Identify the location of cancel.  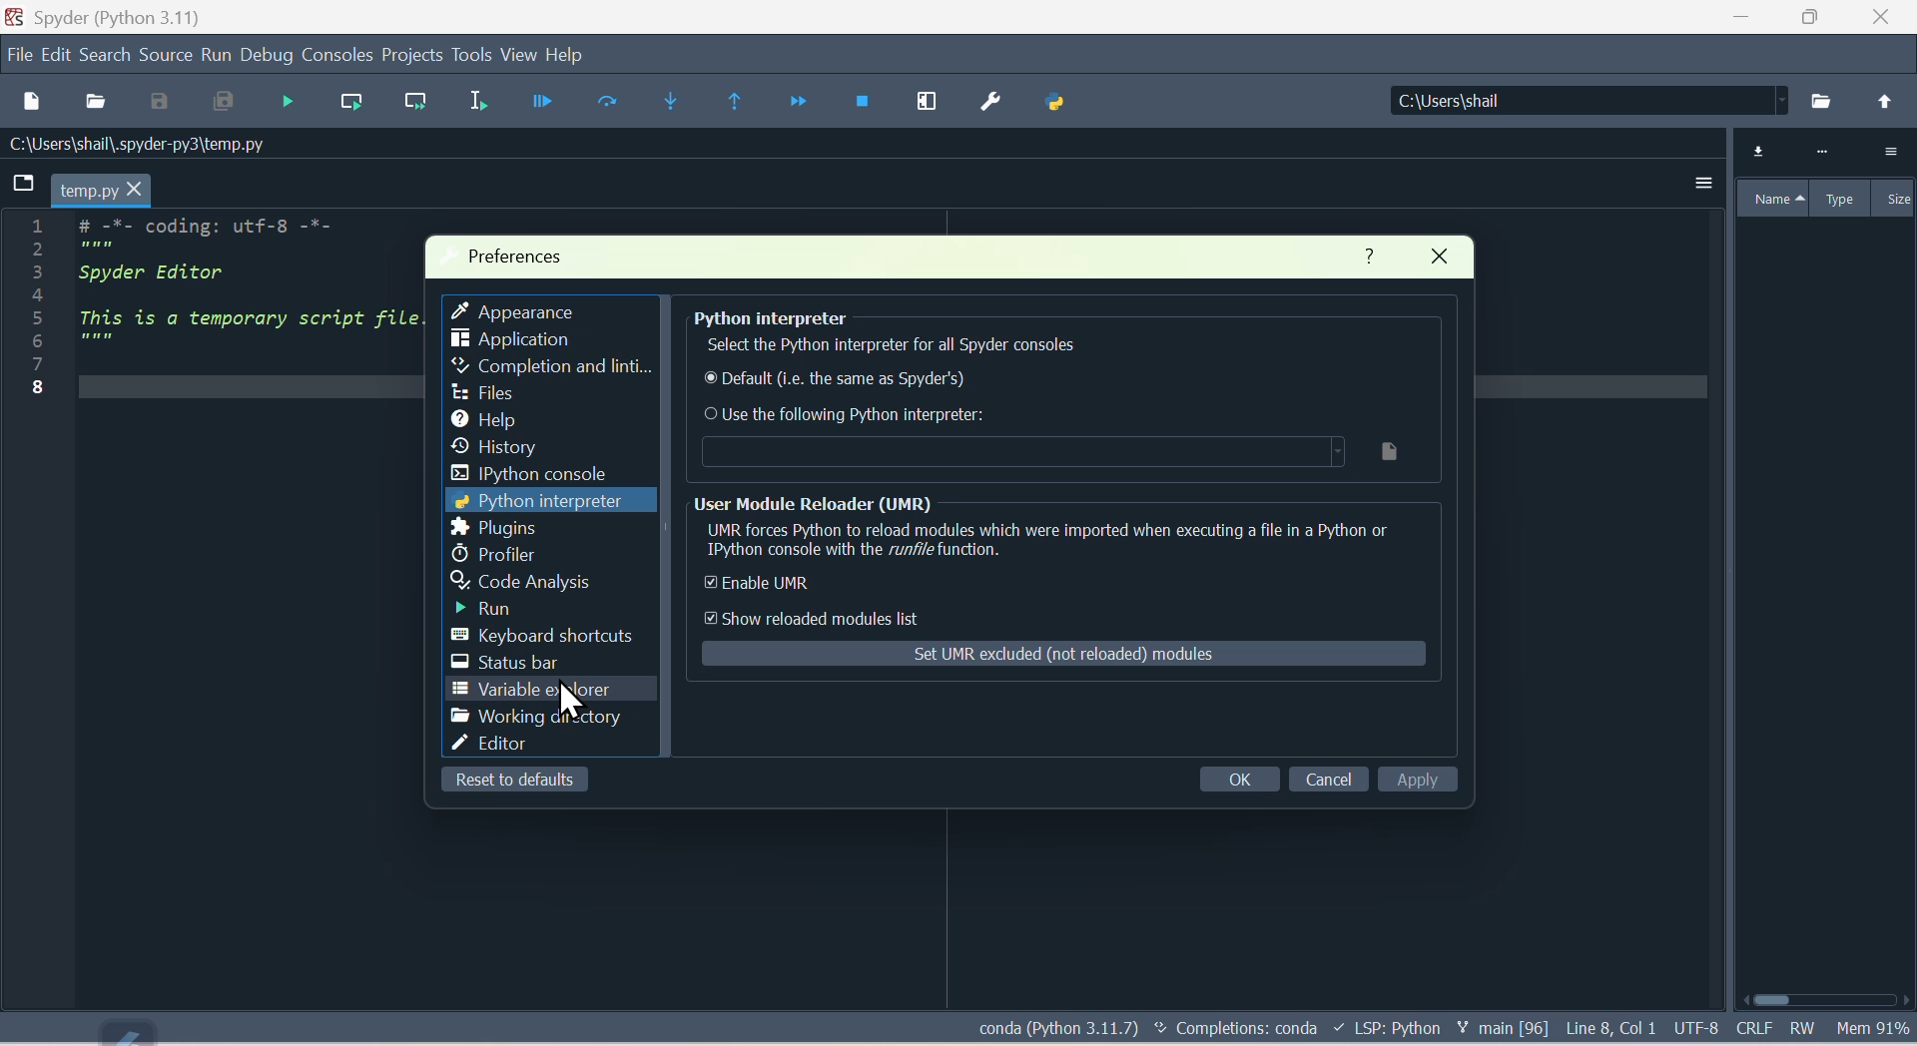
(1325, 781).